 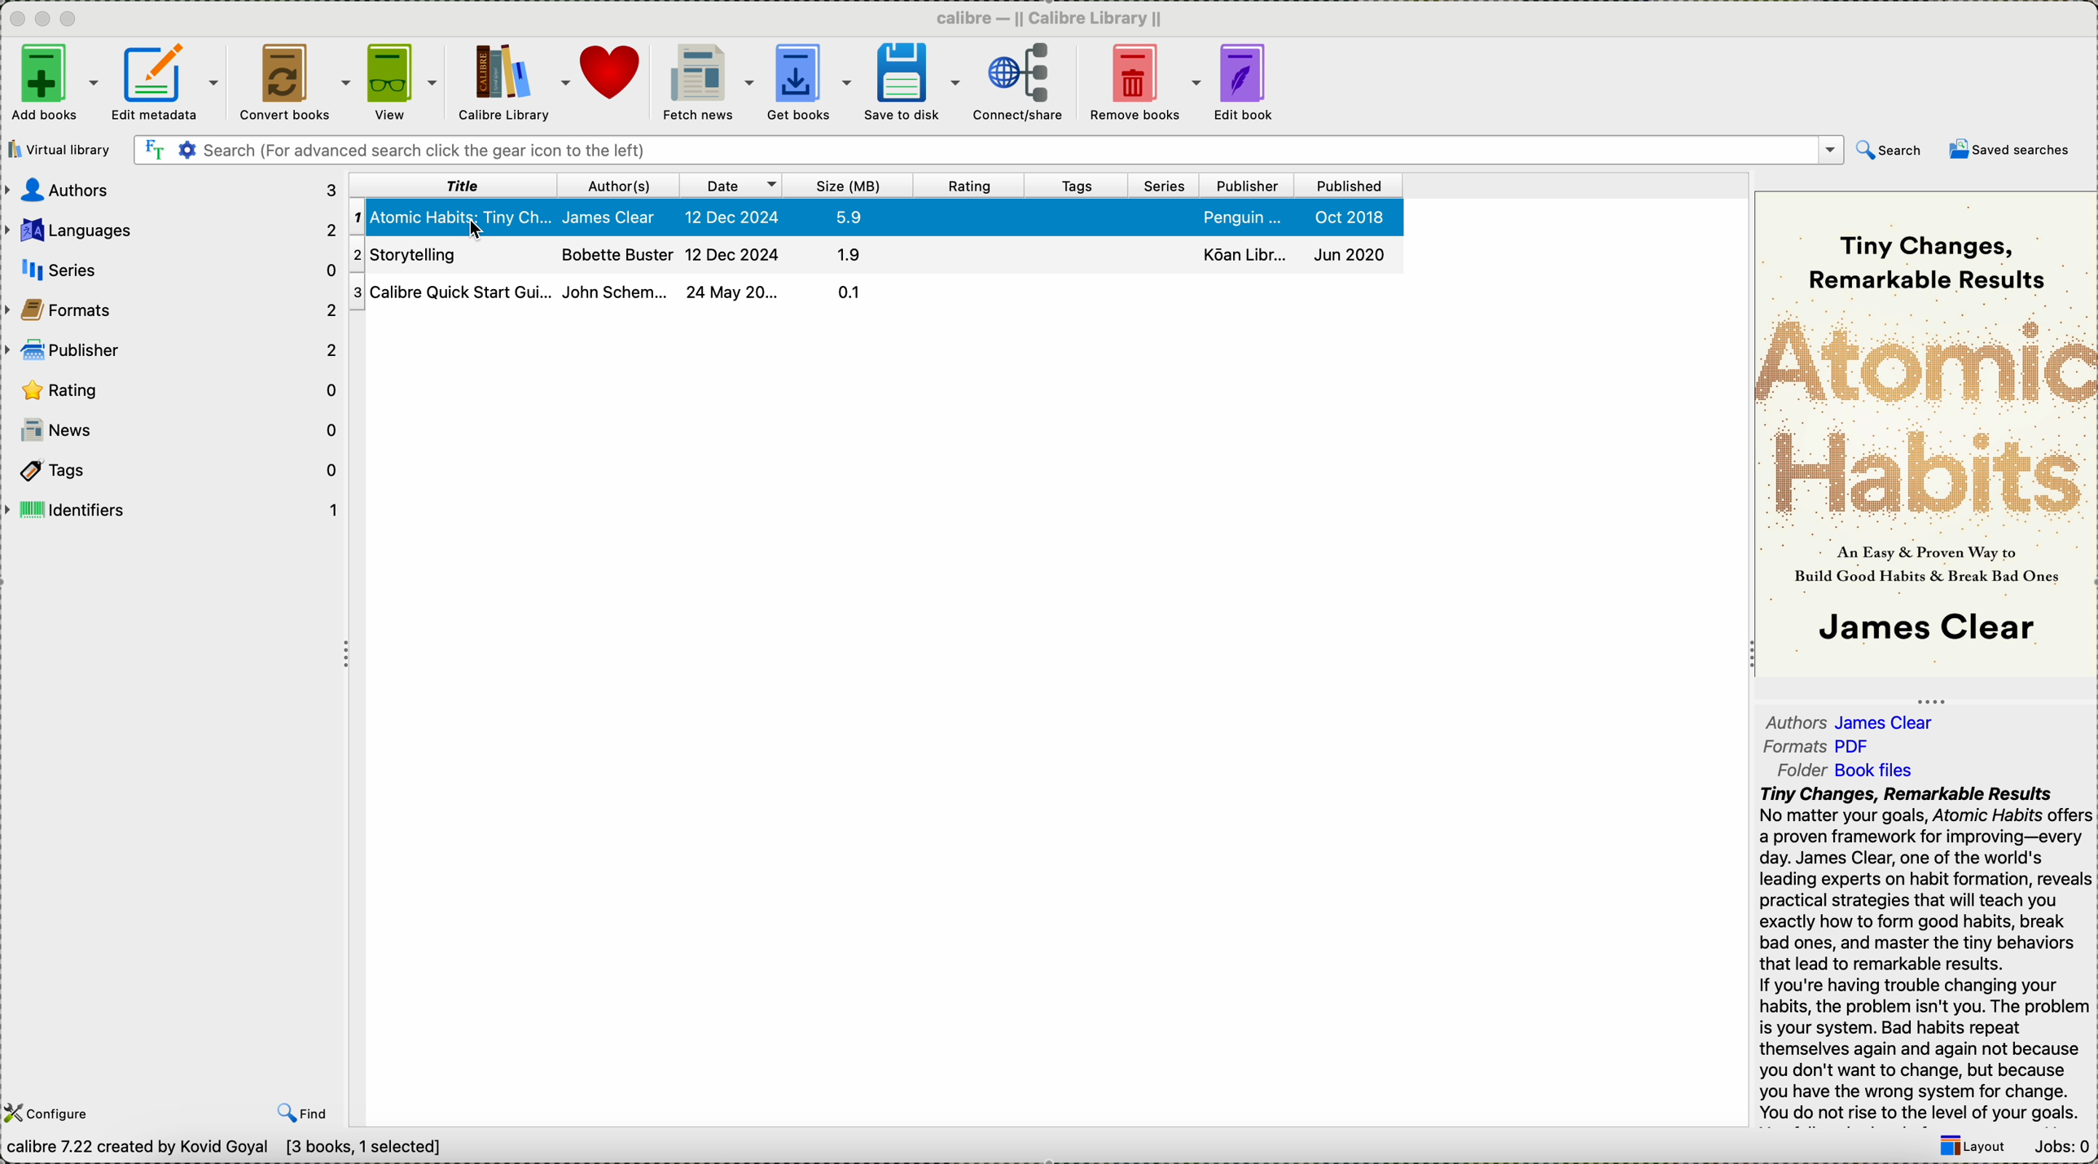 I want to click on languages, so click(x=172, y=226).